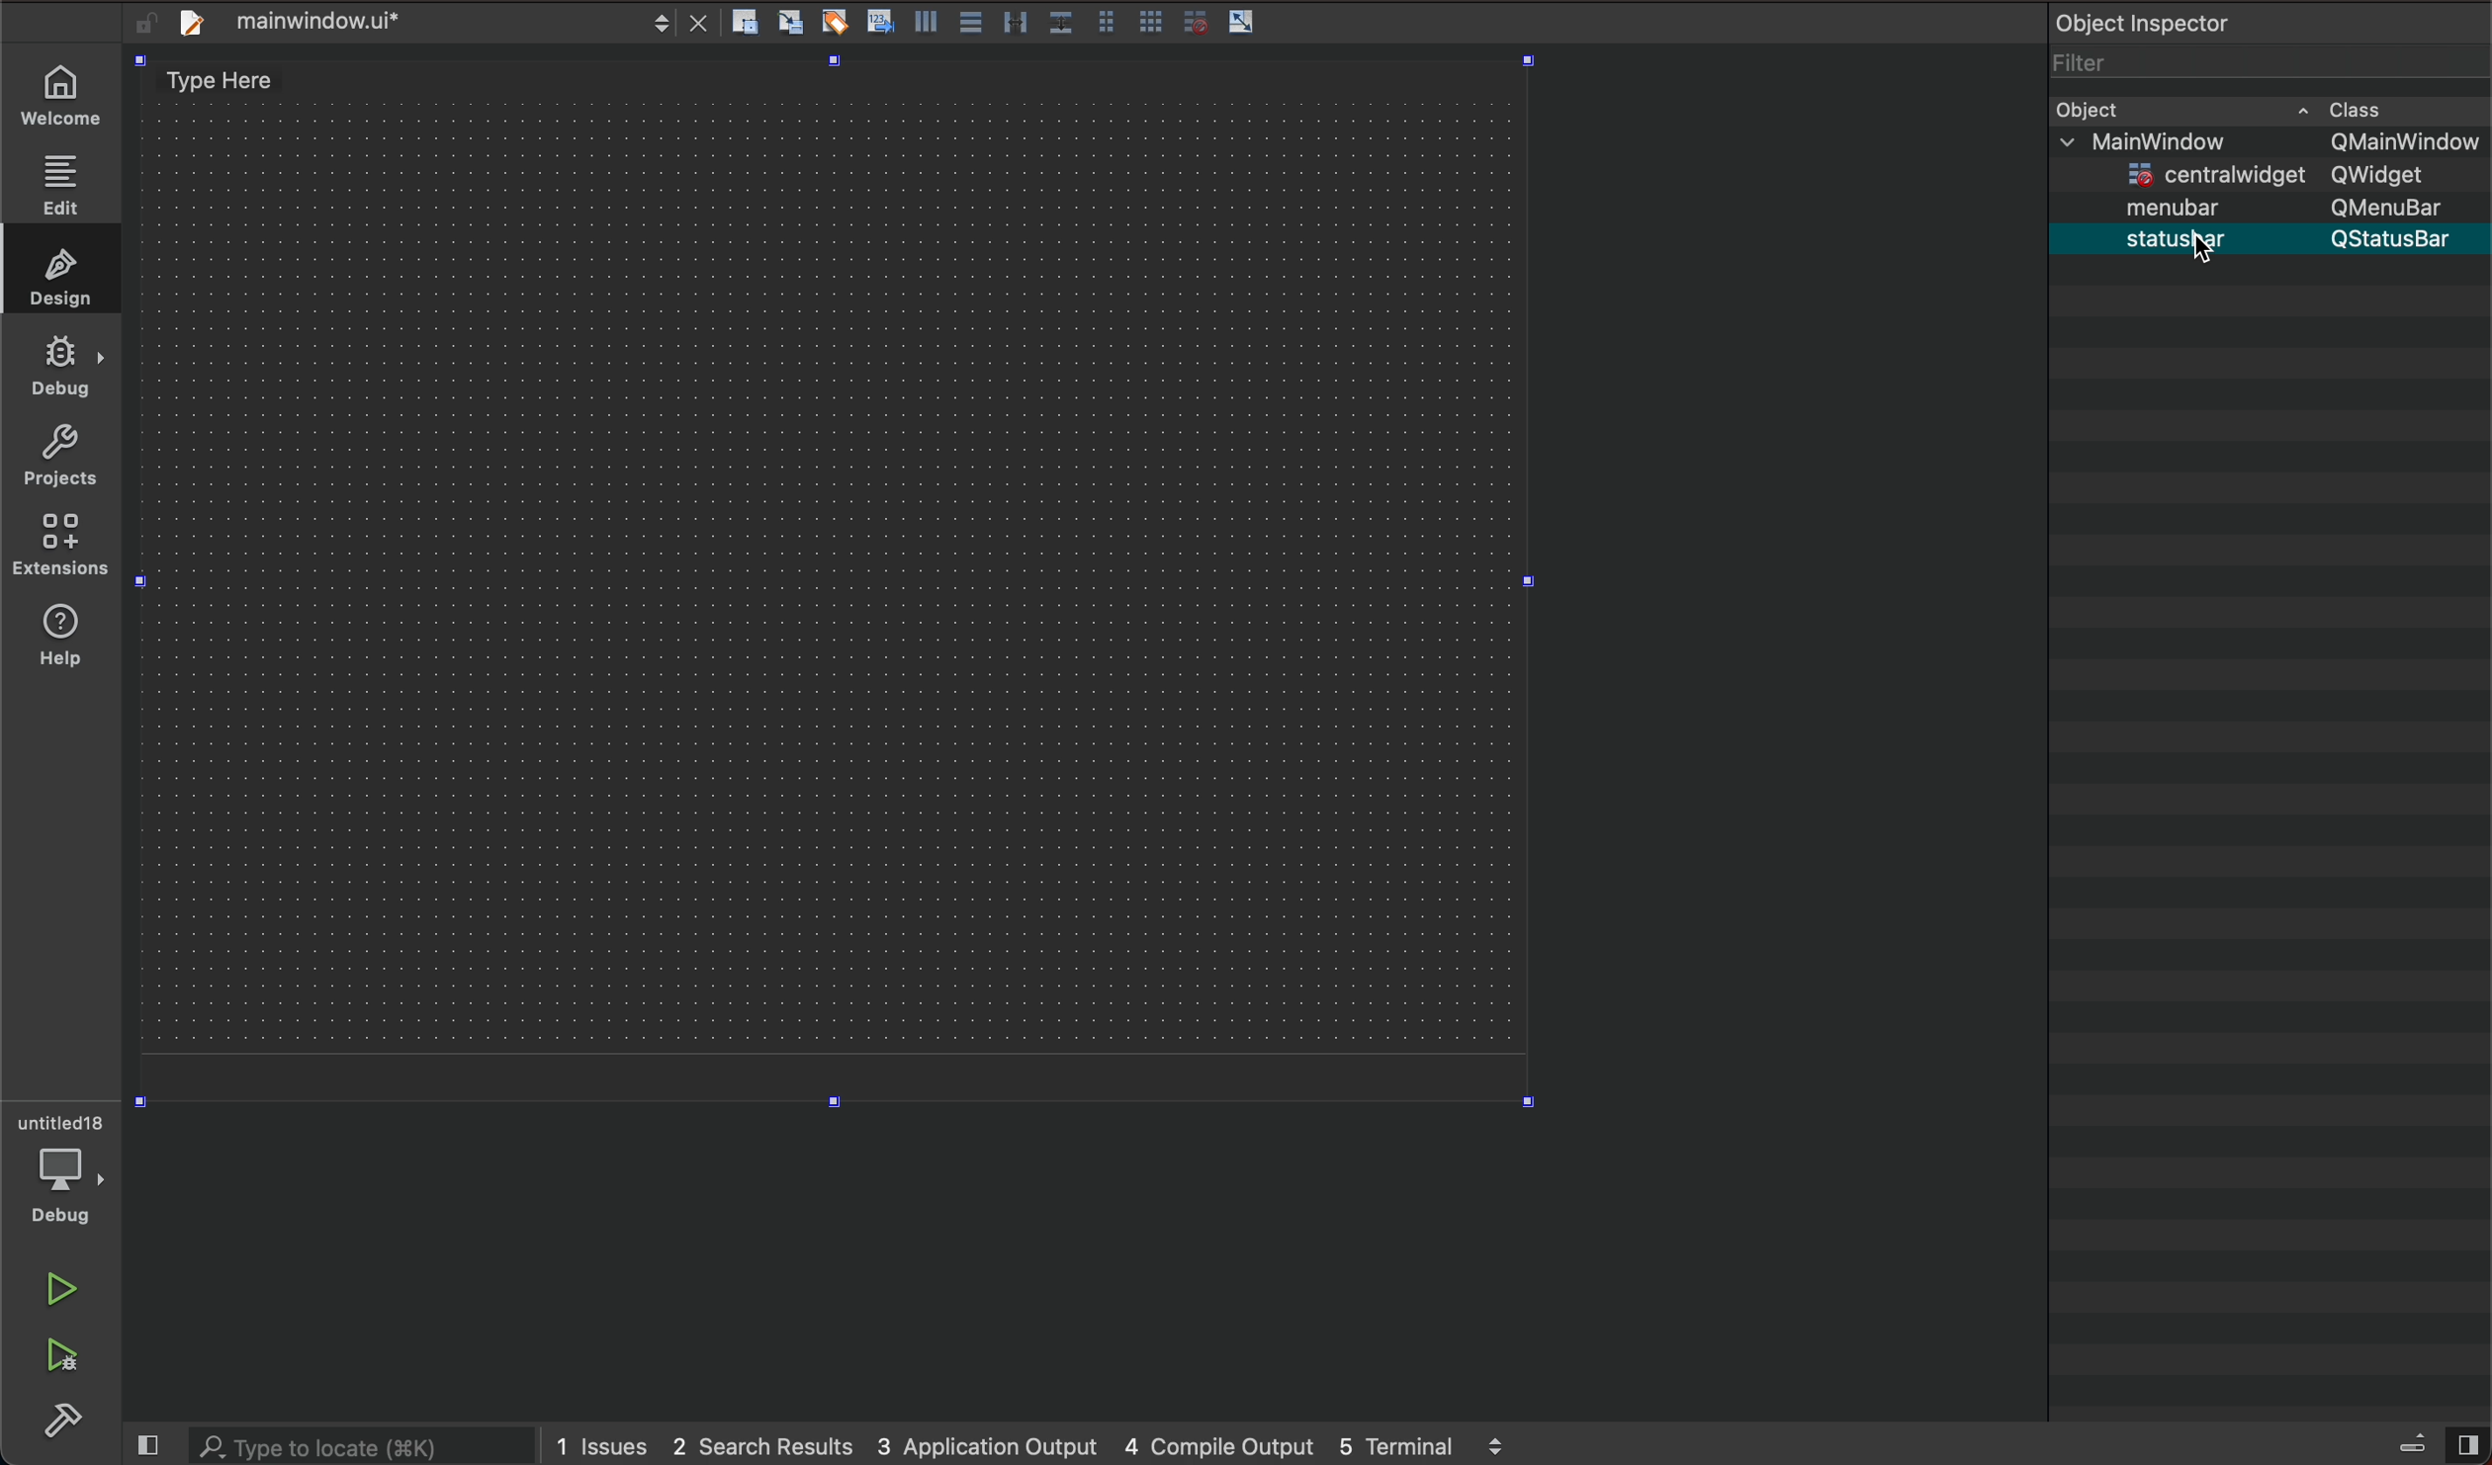 Image resolution: width=2492 pixels, height=1465 pixels. Describe the element at coordinates (968, 22) in the screenshot. I see `tools layout` at that location.